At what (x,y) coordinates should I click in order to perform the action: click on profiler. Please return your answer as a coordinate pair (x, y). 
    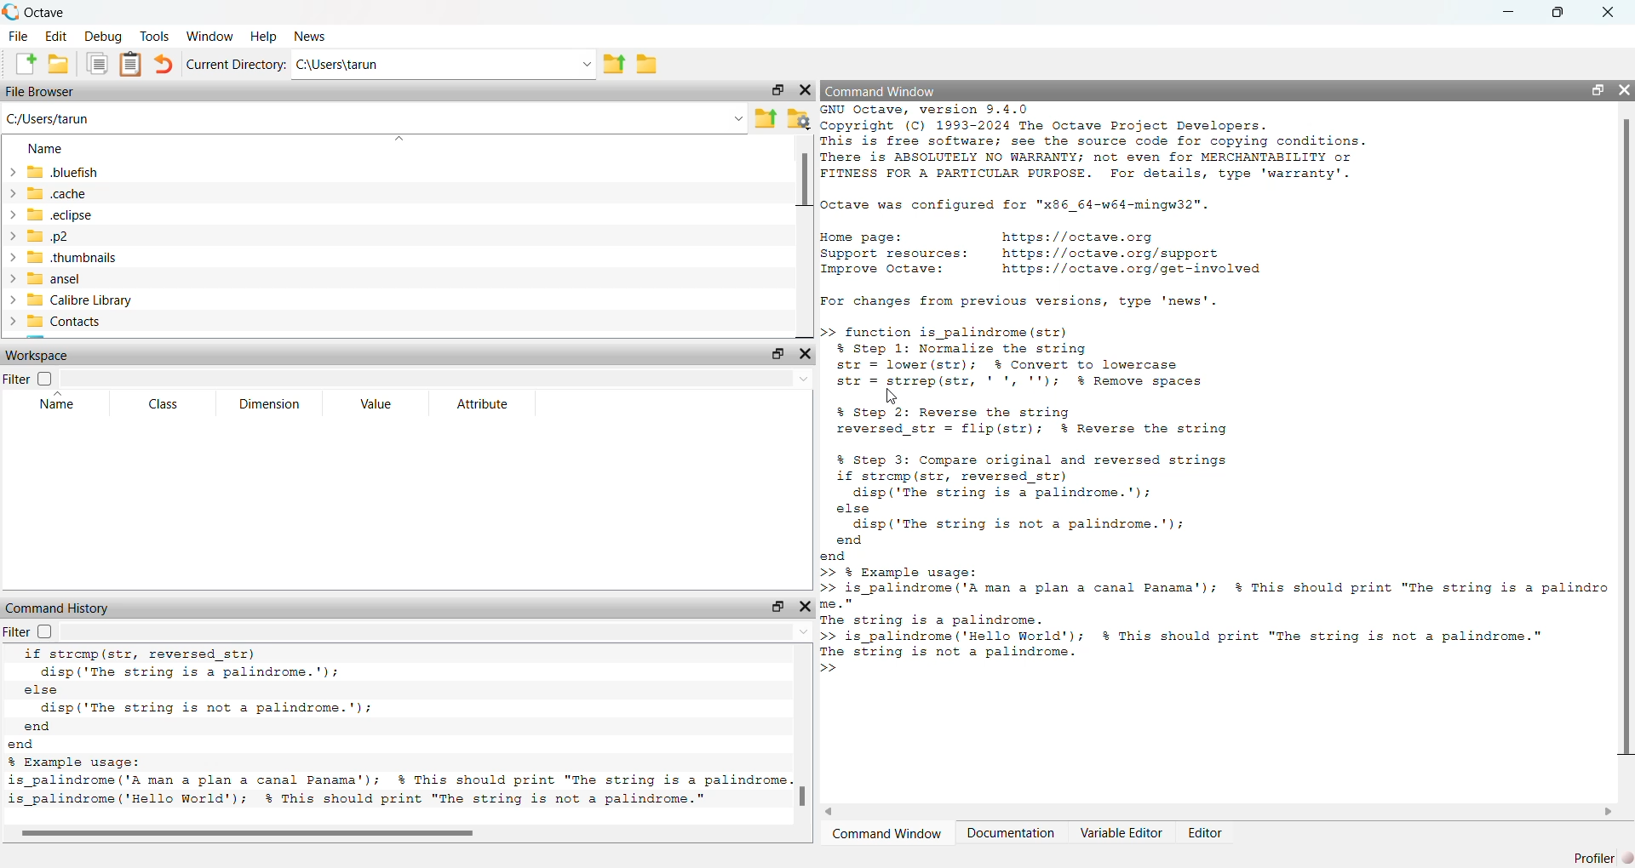
    Looking at the image, I should click on (1598, 857).